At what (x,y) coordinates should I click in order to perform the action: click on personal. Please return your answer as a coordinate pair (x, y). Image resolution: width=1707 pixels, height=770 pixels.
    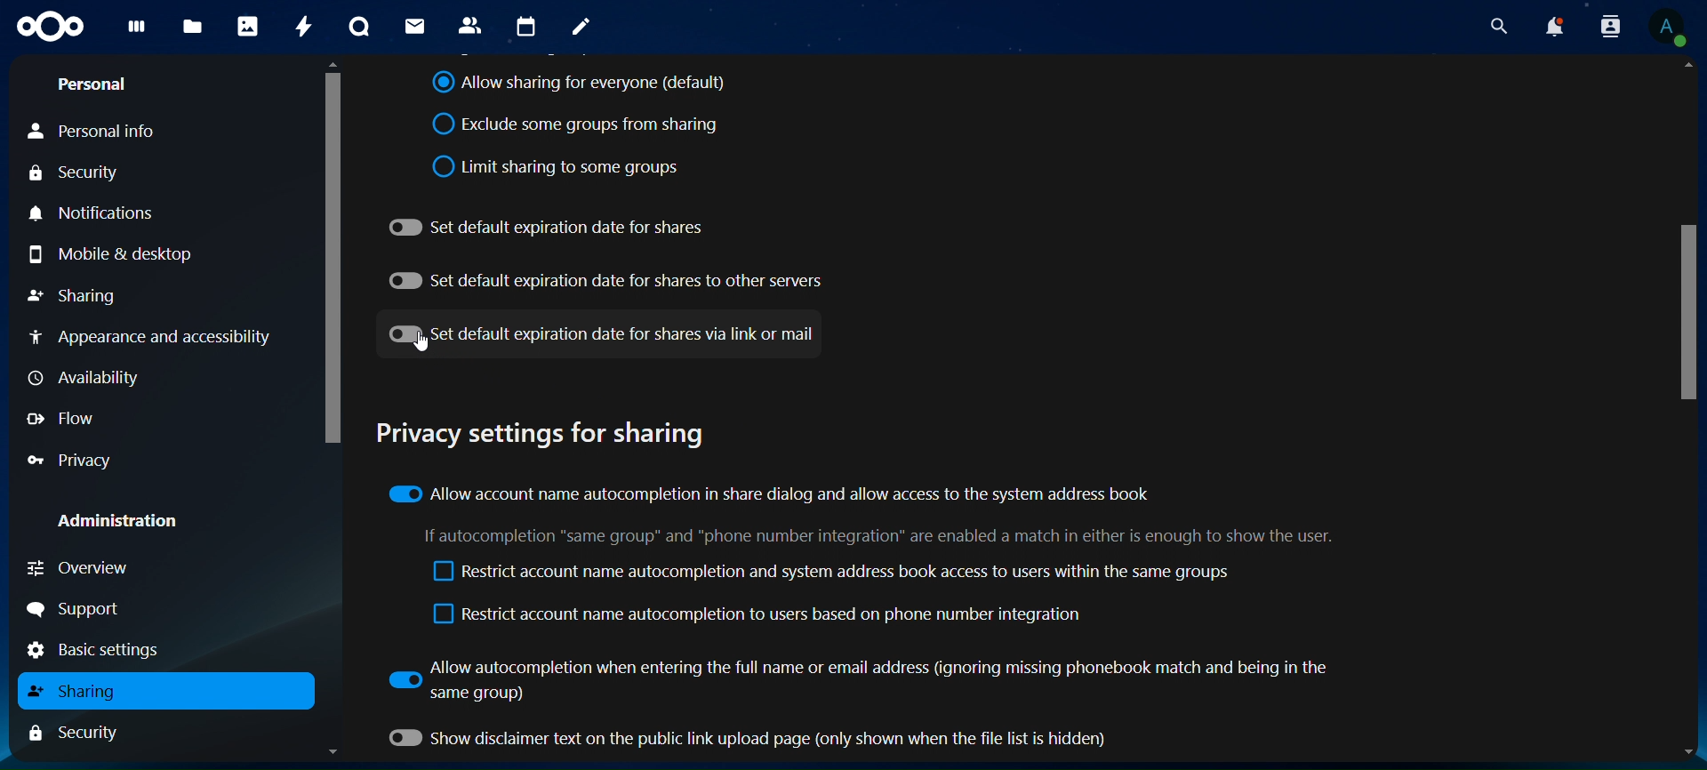
    Looking at the image, I should click on (94, 85).